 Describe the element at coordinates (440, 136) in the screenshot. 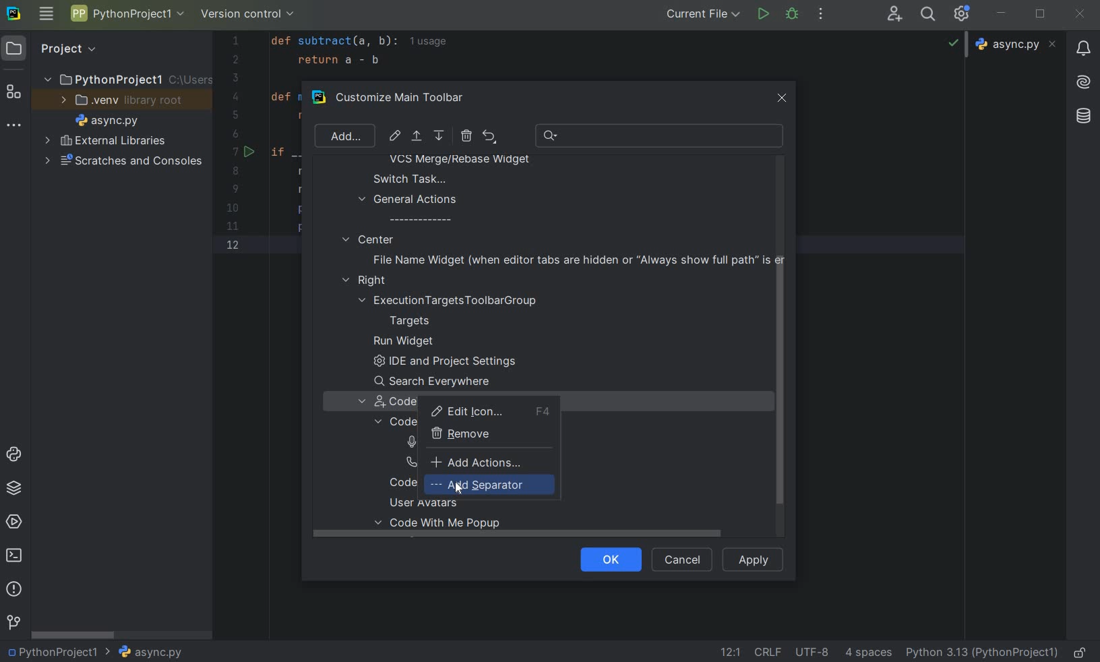

I see `MOVE DOWN` at that location.